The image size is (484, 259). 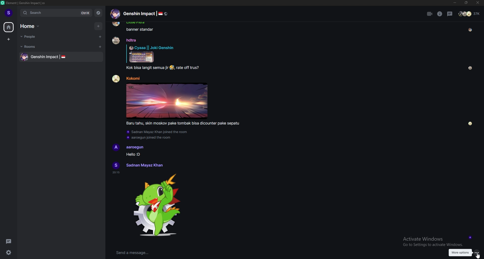 What do you see at coordinates (9, 27) in the screenshot?
I see `home` at bounding box center [9, 27].